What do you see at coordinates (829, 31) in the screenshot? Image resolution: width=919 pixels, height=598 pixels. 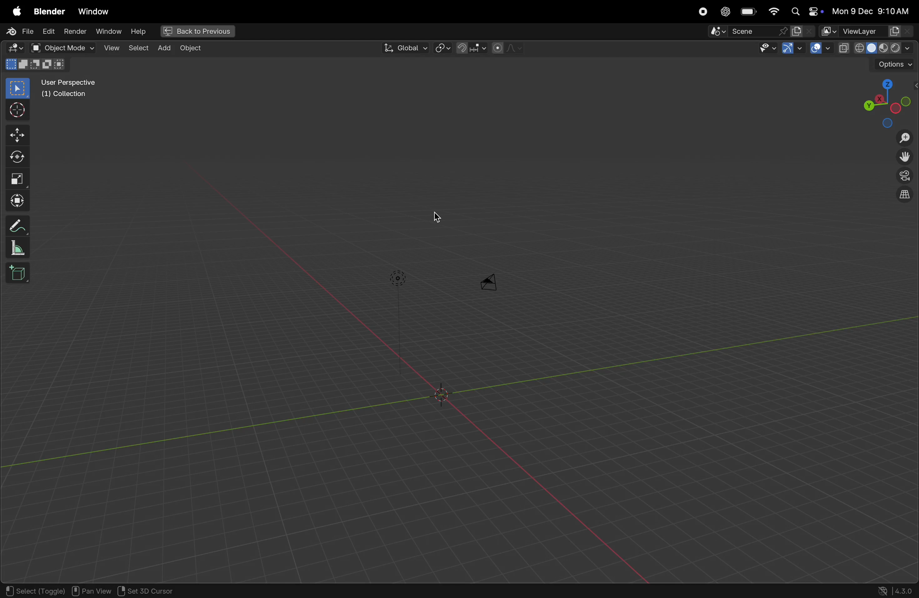 I see `active workscpace` at bounding box center [829, 31].